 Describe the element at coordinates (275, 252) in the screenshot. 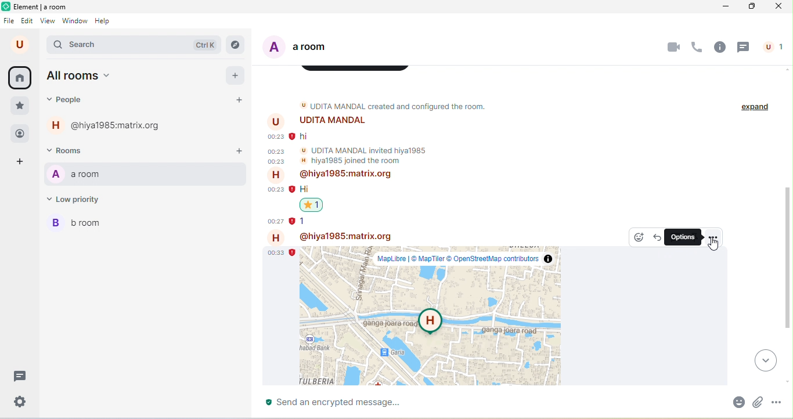

I see `Timestamp of texts` at that location.